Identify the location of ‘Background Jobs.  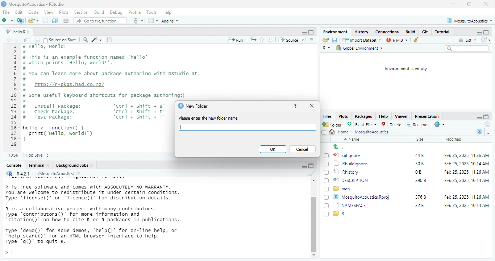
(72, 165).